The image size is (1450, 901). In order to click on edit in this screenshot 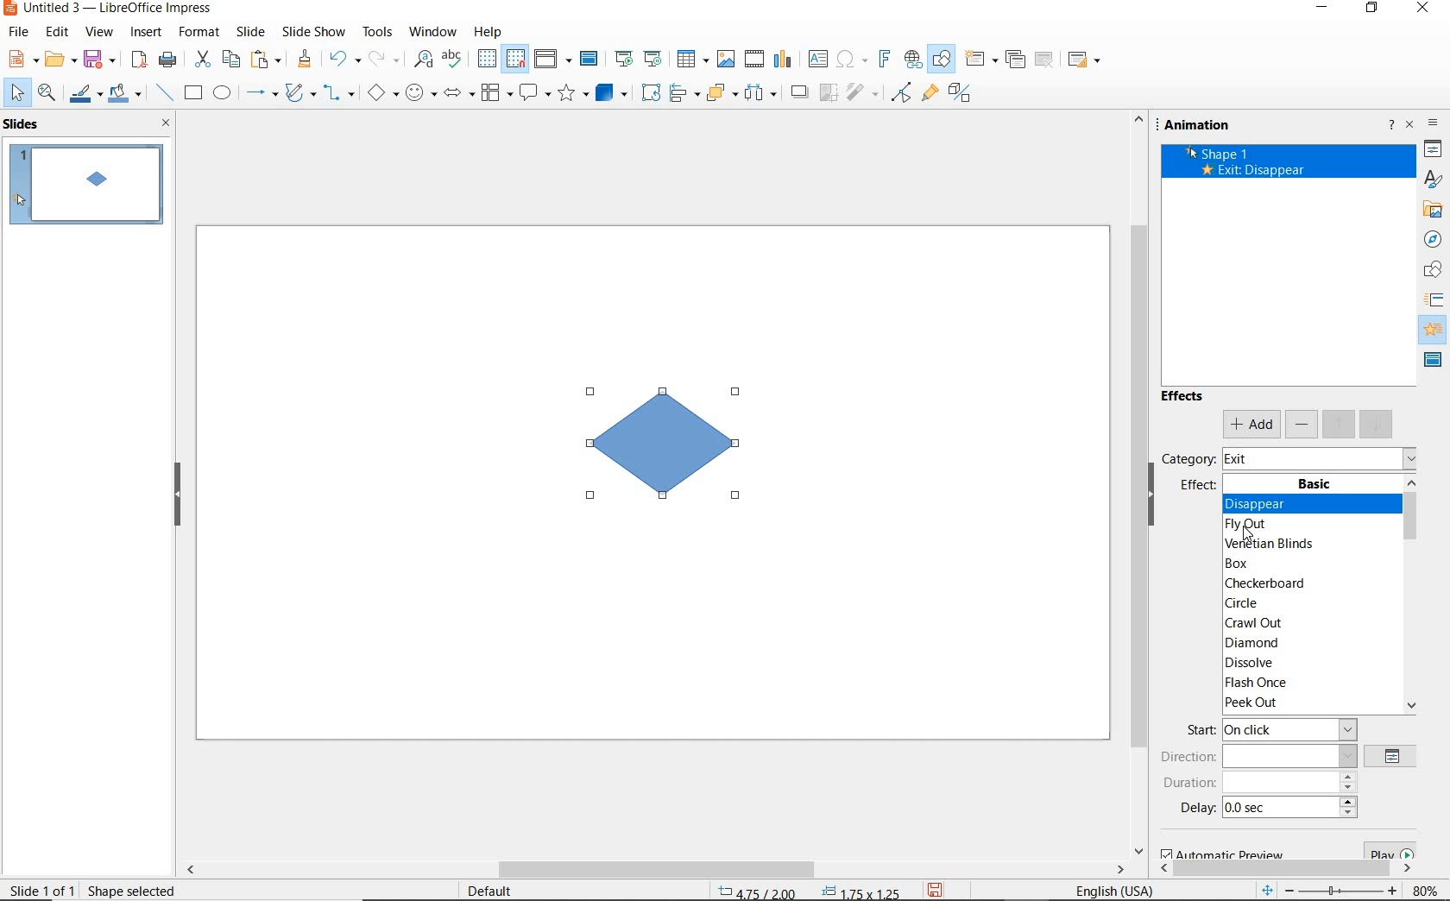, I will do `click(57, 32)`.